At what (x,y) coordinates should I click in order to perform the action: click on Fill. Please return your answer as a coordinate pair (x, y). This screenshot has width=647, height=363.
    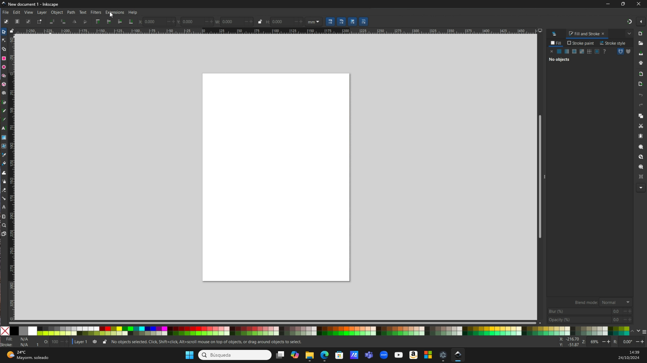
    Looking at the image, I should click on (557, 44).